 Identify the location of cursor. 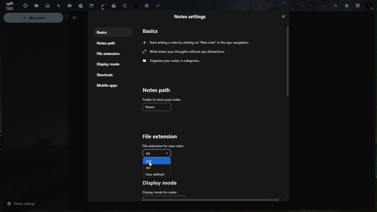
(152, 165).